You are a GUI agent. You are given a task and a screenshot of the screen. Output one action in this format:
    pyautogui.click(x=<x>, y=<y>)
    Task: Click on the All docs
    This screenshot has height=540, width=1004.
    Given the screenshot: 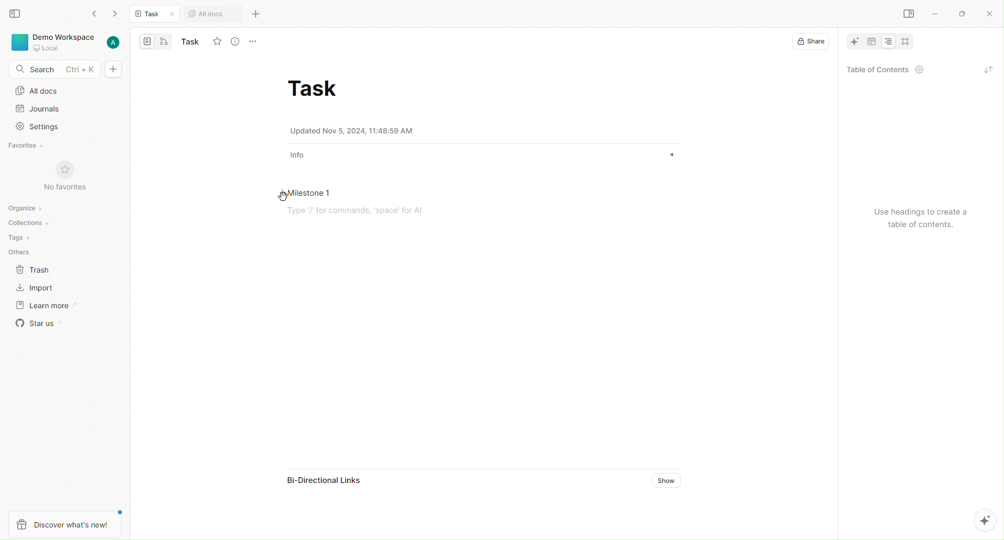 What is the action you would take?
    pyautogui.click(x=208, y=15)
    